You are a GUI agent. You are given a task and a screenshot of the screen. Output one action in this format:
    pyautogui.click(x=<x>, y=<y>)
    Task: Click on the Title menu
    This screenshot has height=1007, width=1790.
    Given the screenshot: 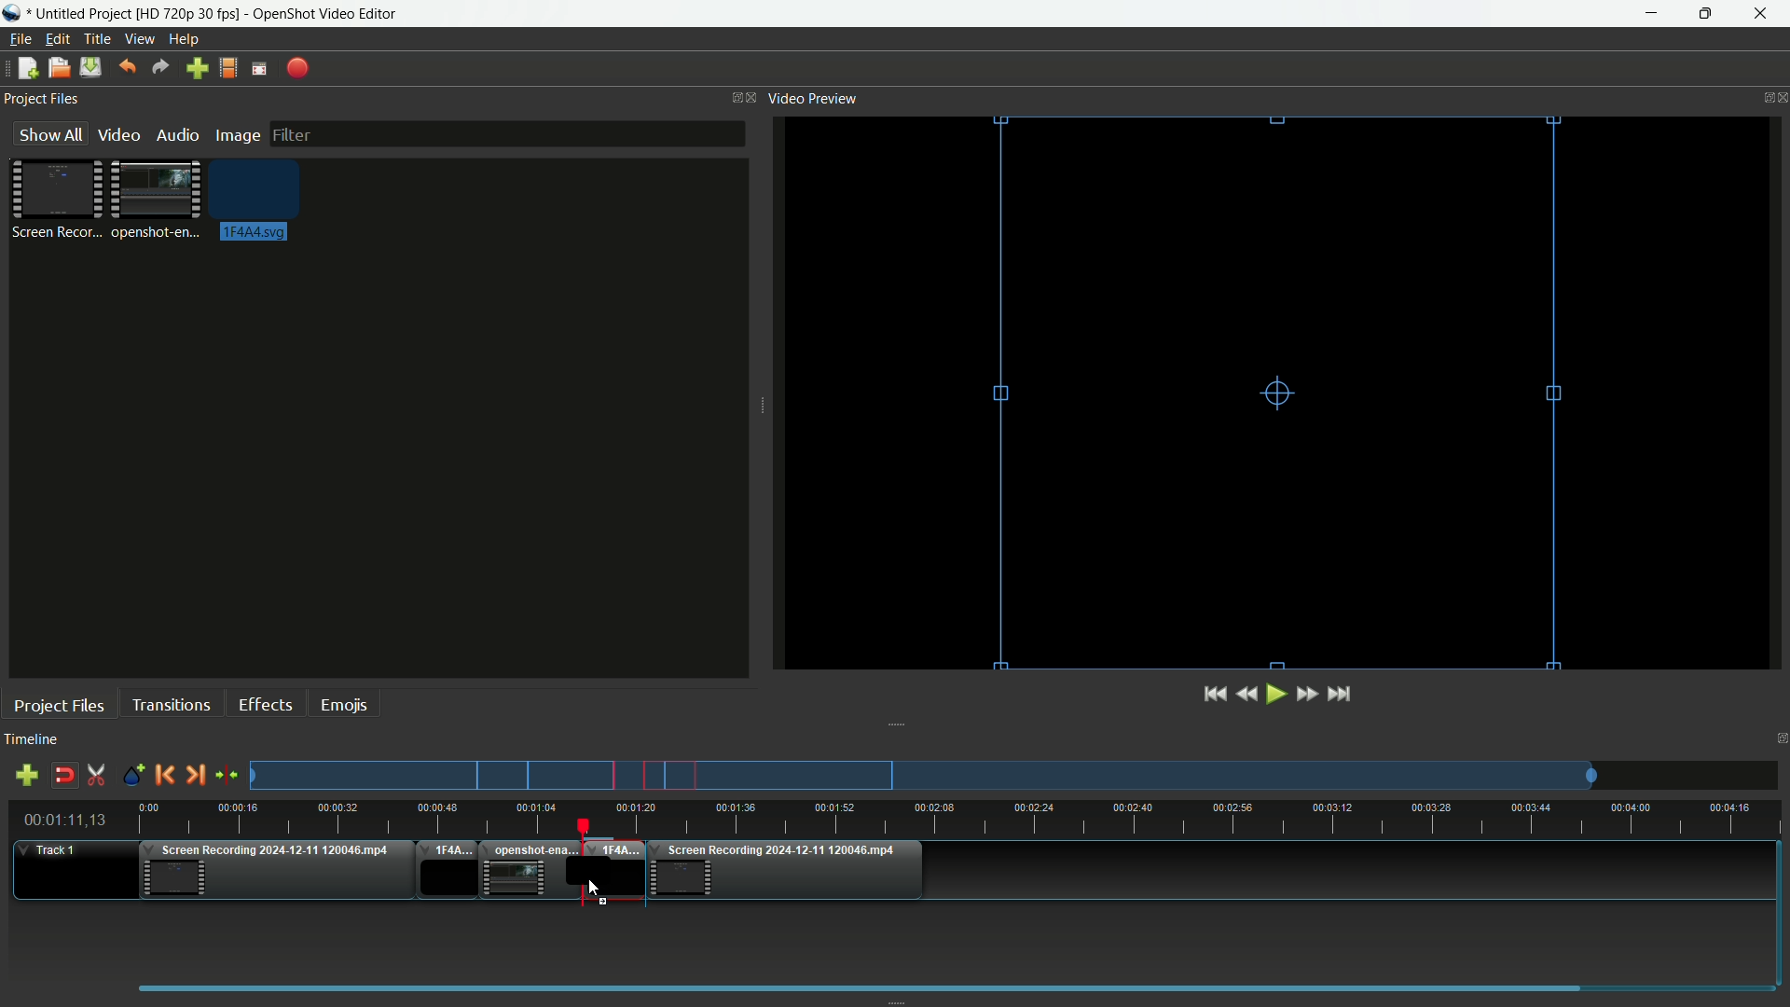 What is the action you would take?
    pyautogui.click(x=93, y=41)
    